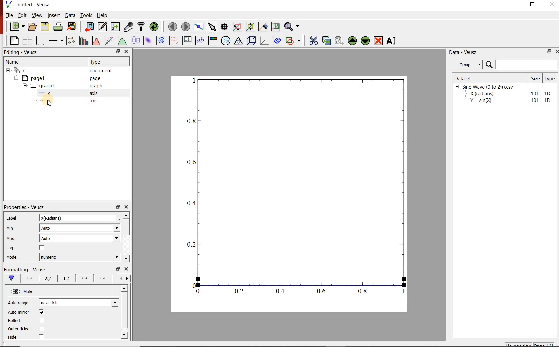  Describe the element at coordinates (18, 329) in the screenshot. I see `Outer ticks` at that location.